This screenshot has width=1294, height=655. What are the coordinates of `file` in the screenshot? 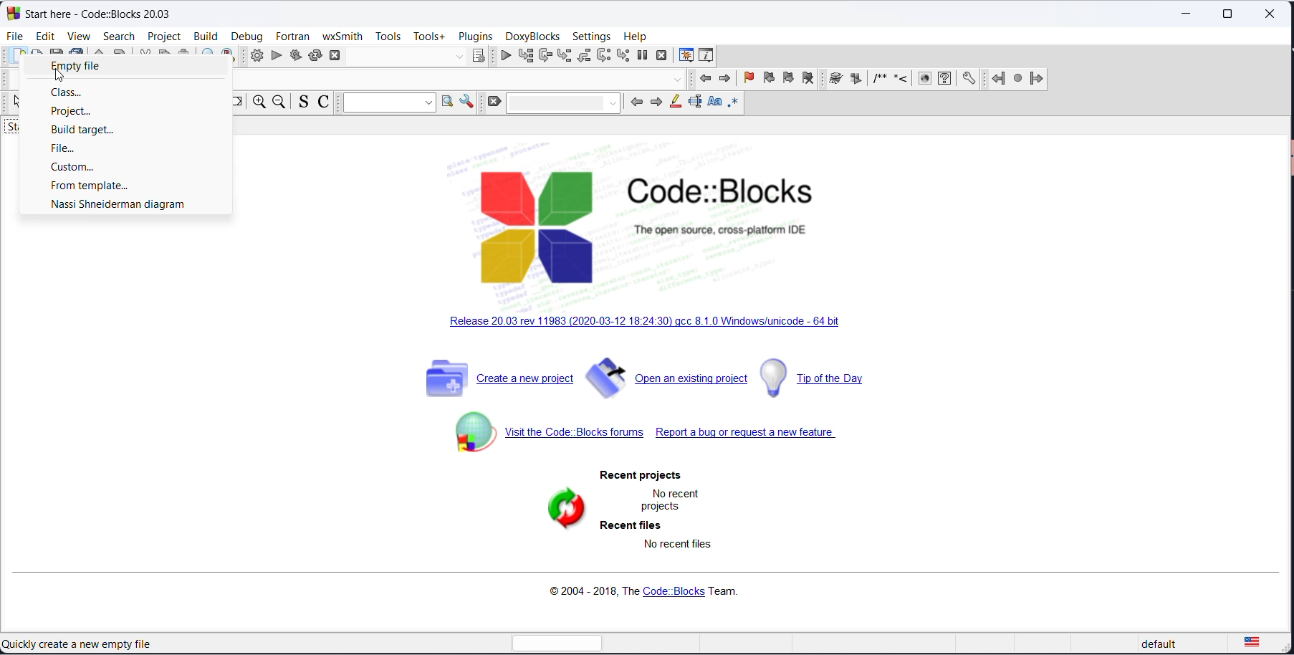 It's located at (17, 37).